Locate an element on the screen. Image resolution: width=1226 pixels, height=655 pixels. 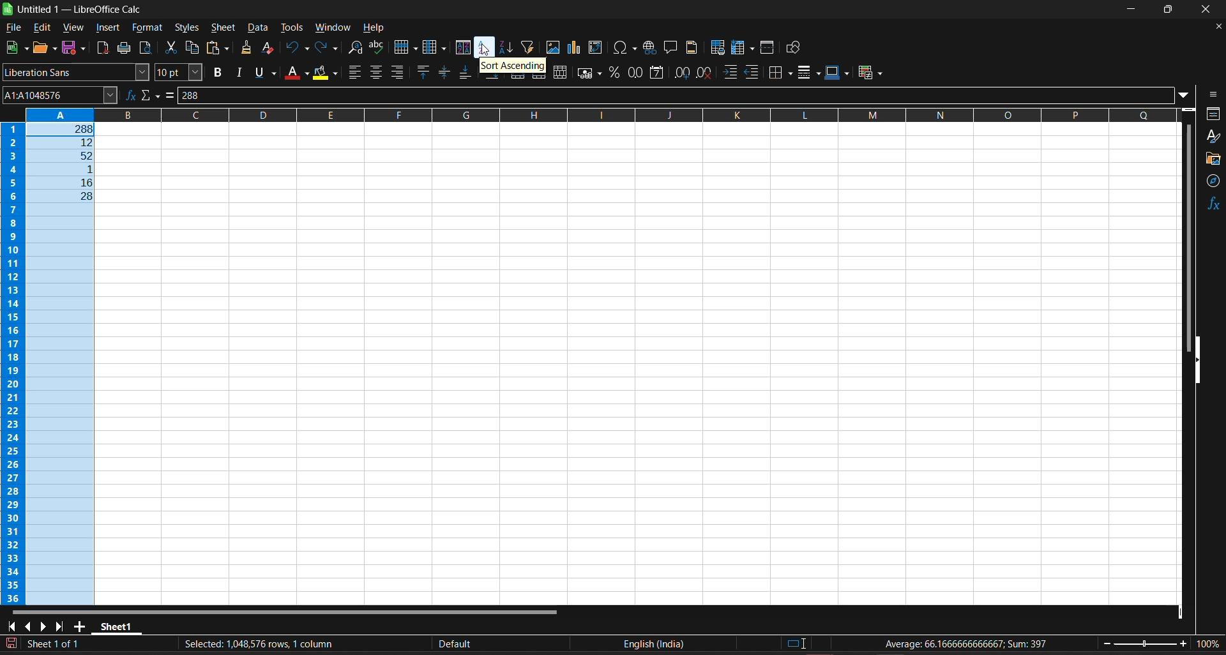
zoom slider is located at coordinates (1145, 646).